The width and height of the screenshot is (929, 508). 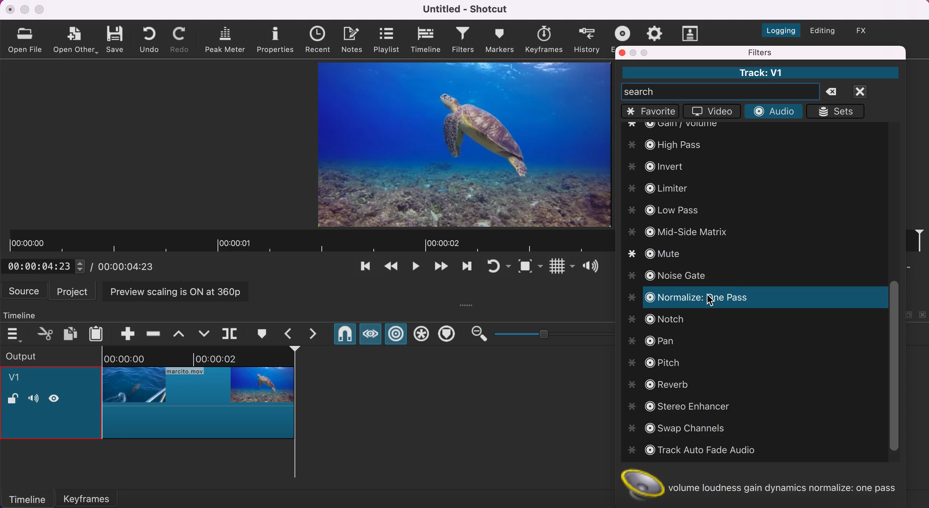 I want to click on mid size matrix, so click(x=678, y=231).